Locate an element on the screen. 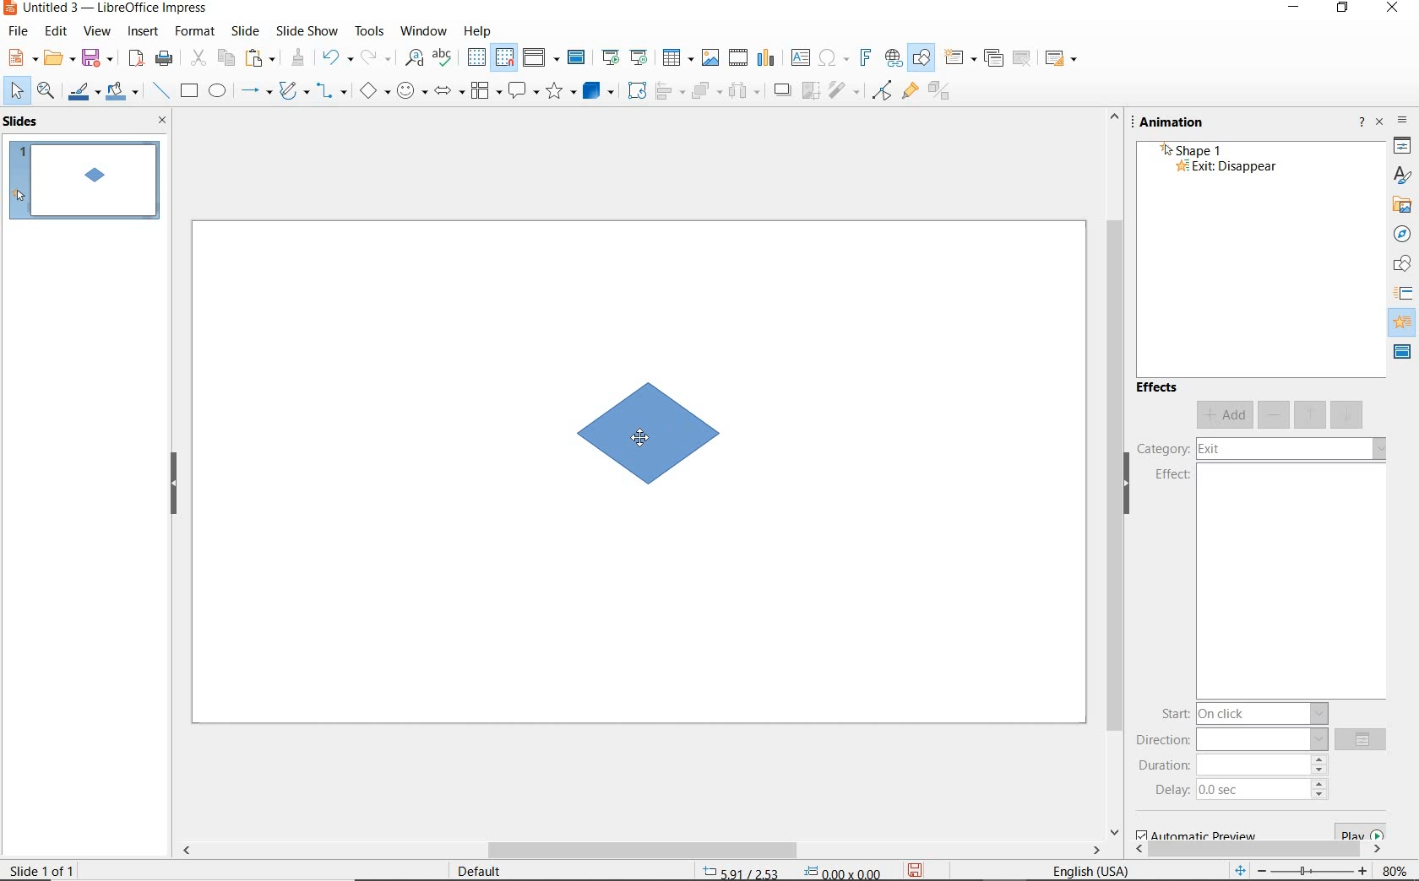 The height and width of the screenshot is (881, 1419). add is located at coordinates (1225, 415).